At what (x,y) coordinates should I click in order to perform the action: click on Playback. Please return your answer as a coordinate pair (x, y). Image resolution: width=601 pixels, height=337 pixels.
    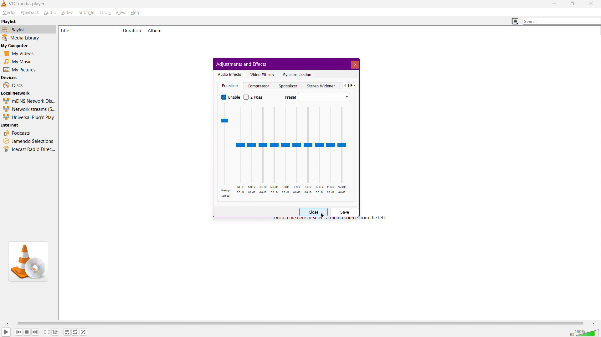
    Looking at the image, I should click on (29, 12).